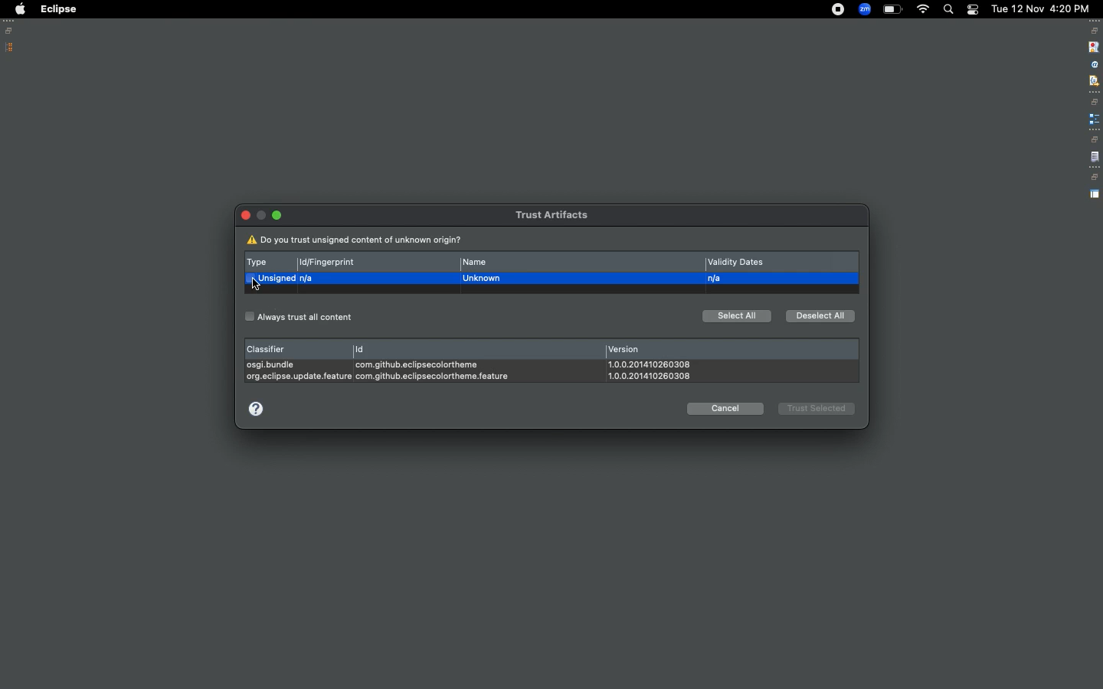 The height and width of the screenshot is (689, 1103). Describe the element at coordinates (19, 9) in the screenshot. I see `Apple logo` at that location.